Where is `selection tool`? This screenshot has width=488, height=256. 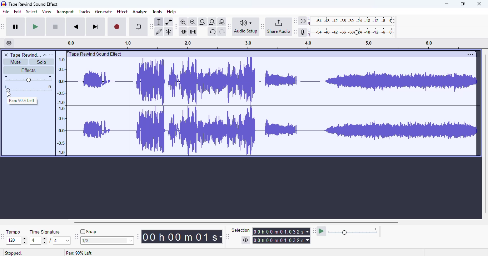 selection tool is located at coordinates (159, 22).